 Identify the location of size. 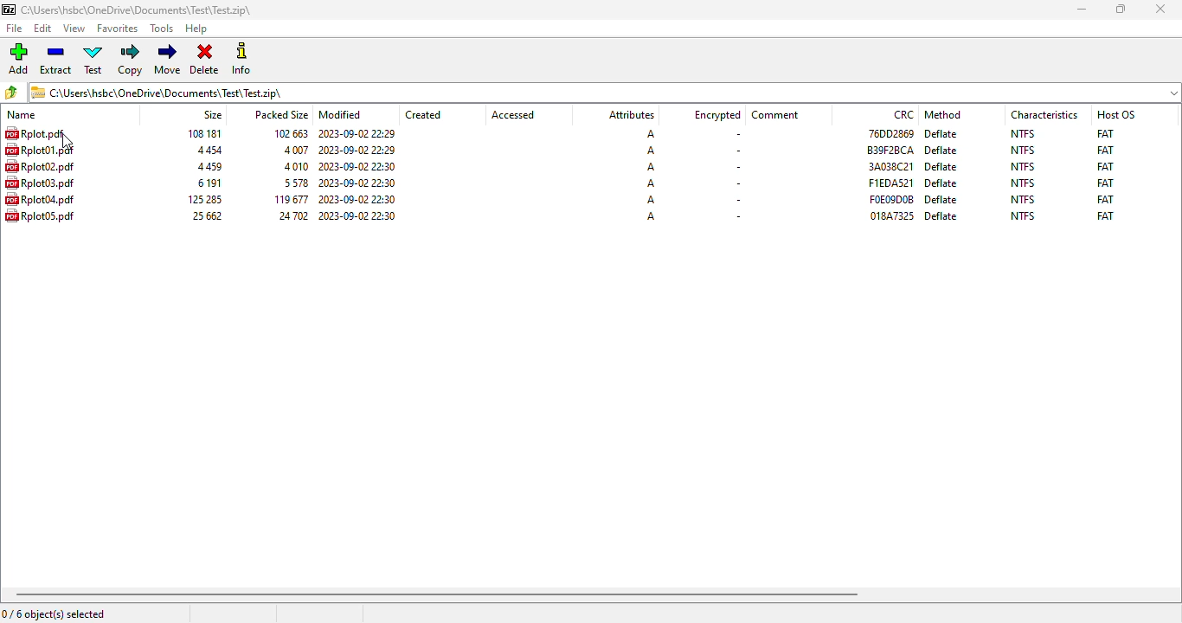
(203, 133).